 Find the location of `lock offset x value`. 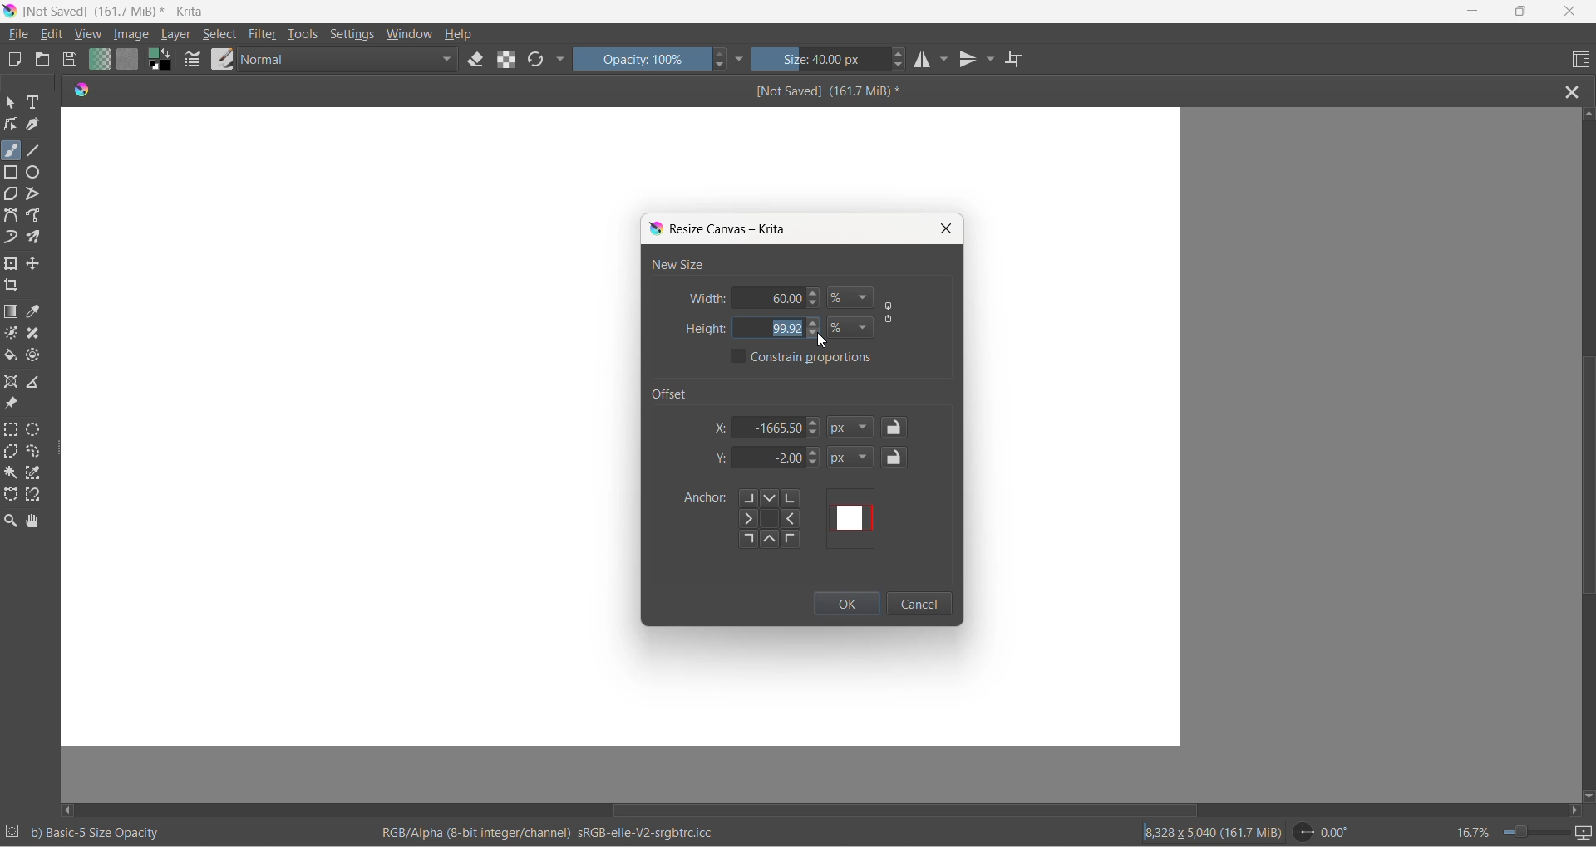

lock offset x value is located at coordinates (895, 428).